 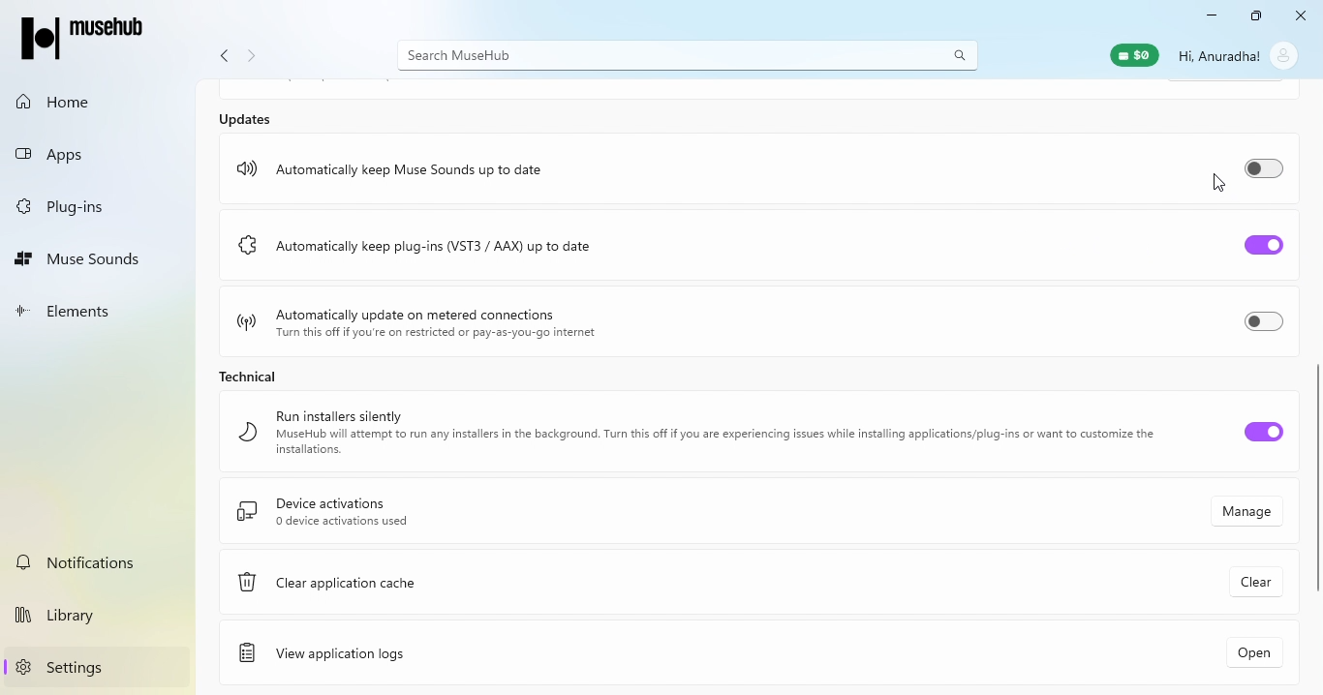 I want to click on Clear application cache, so click(x=447, y=588).